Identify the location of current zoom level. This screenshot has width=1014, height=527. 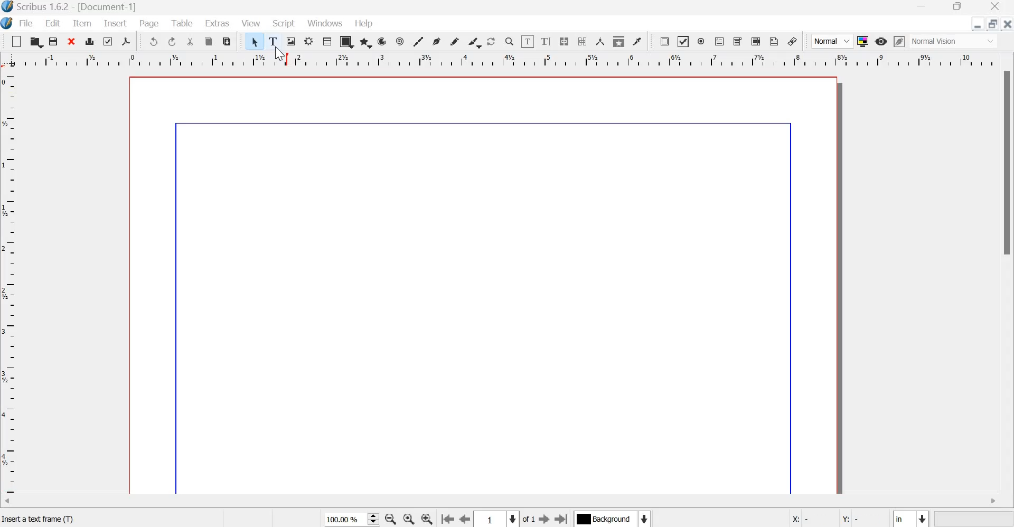
(351, 520).